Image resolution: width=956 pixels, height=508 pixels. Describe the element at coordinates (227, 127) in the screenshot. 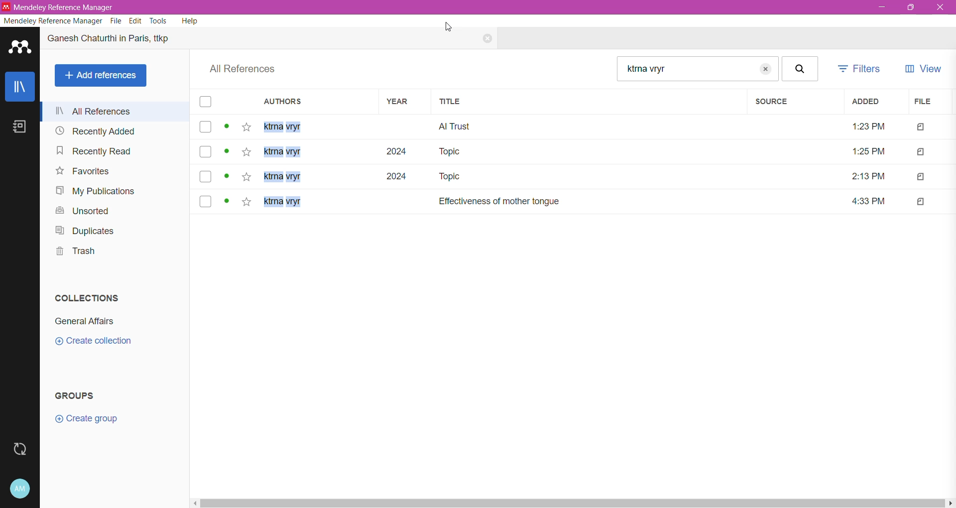

I see `view status` at that location.